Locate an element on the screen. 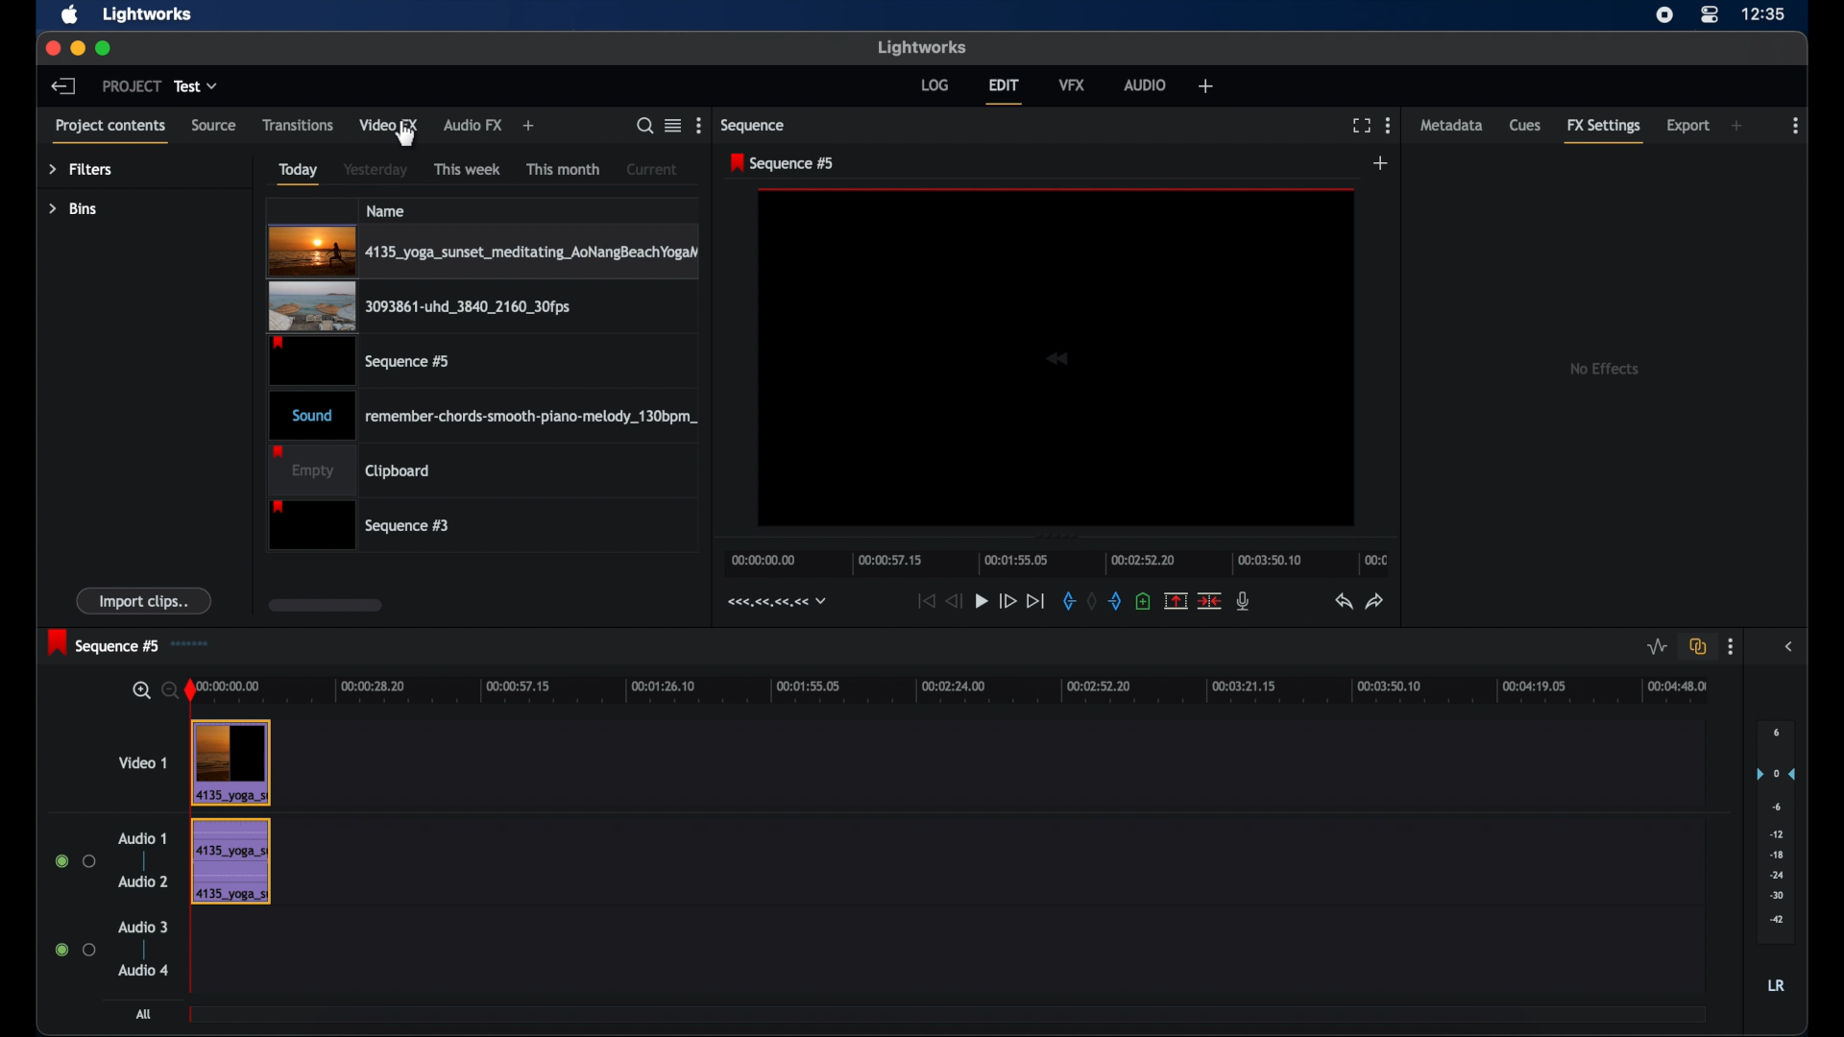 This screenshot has height=1037, width=1844. project is located at coordinates (129, 86).